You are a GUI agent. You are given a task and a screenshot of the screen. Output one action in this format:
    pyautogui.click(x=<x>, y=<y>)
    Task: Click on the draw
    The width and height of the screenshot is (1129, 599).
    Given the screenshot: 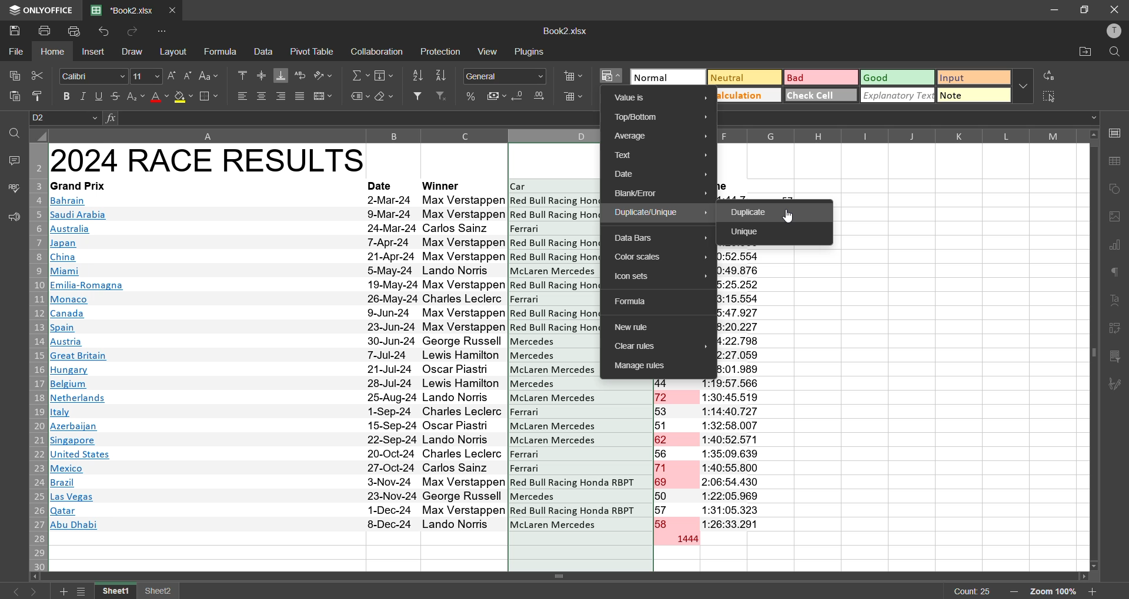 What is the action you would take?
    pyautogui.click(x=131, y=51)
    